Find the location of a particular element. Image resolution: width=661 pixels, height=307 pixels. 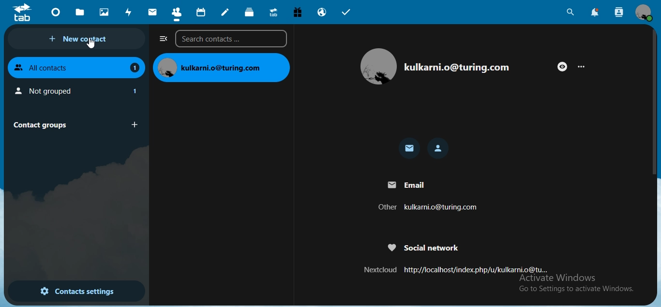

image is located at coordinates (440, 66).